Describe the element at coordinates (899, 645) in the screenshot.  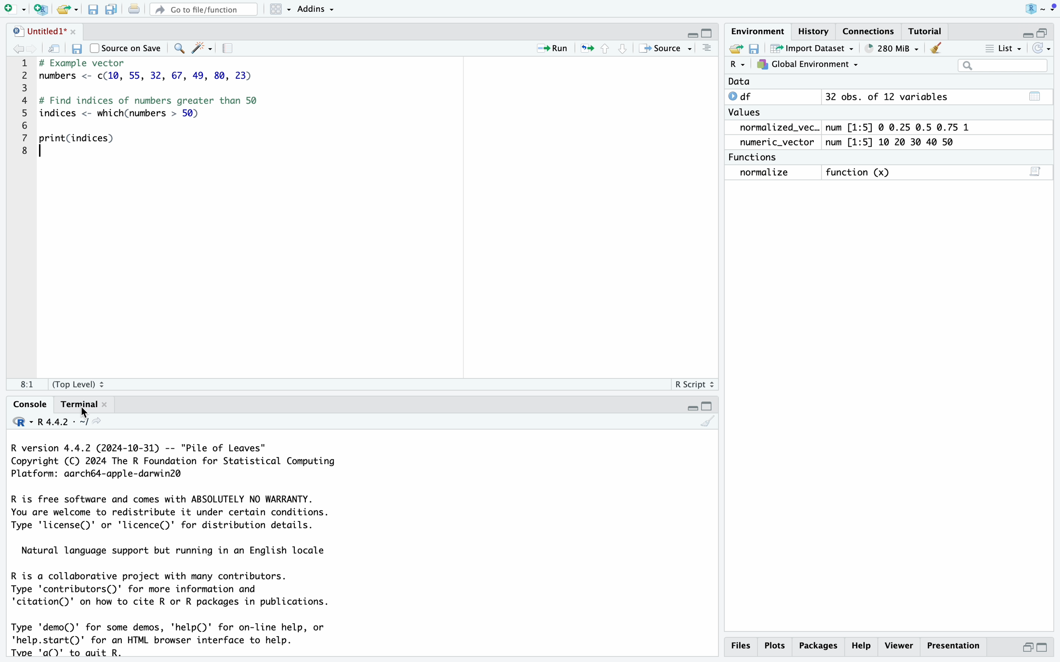
I see `viewer` at that location.